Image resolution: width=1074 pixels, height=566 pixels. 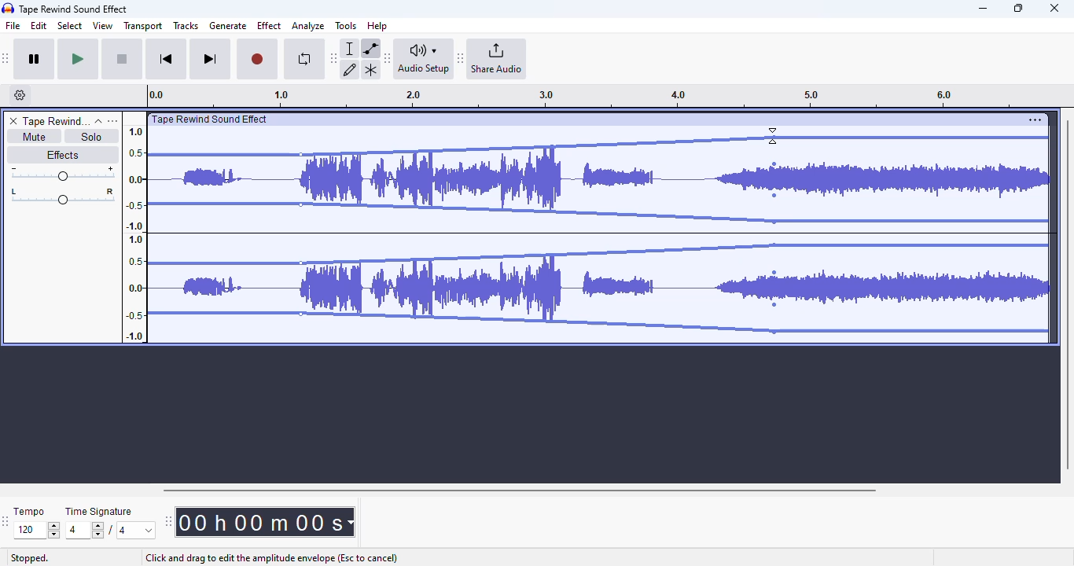 I want to click on Move audacity tools toolbar, so click(x=334, y=57).